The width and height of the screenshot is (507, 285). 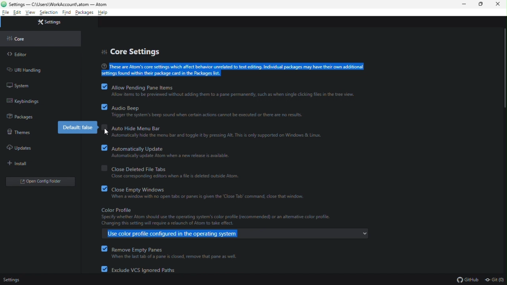 I want to click on Git, so click(x=496, y=279).